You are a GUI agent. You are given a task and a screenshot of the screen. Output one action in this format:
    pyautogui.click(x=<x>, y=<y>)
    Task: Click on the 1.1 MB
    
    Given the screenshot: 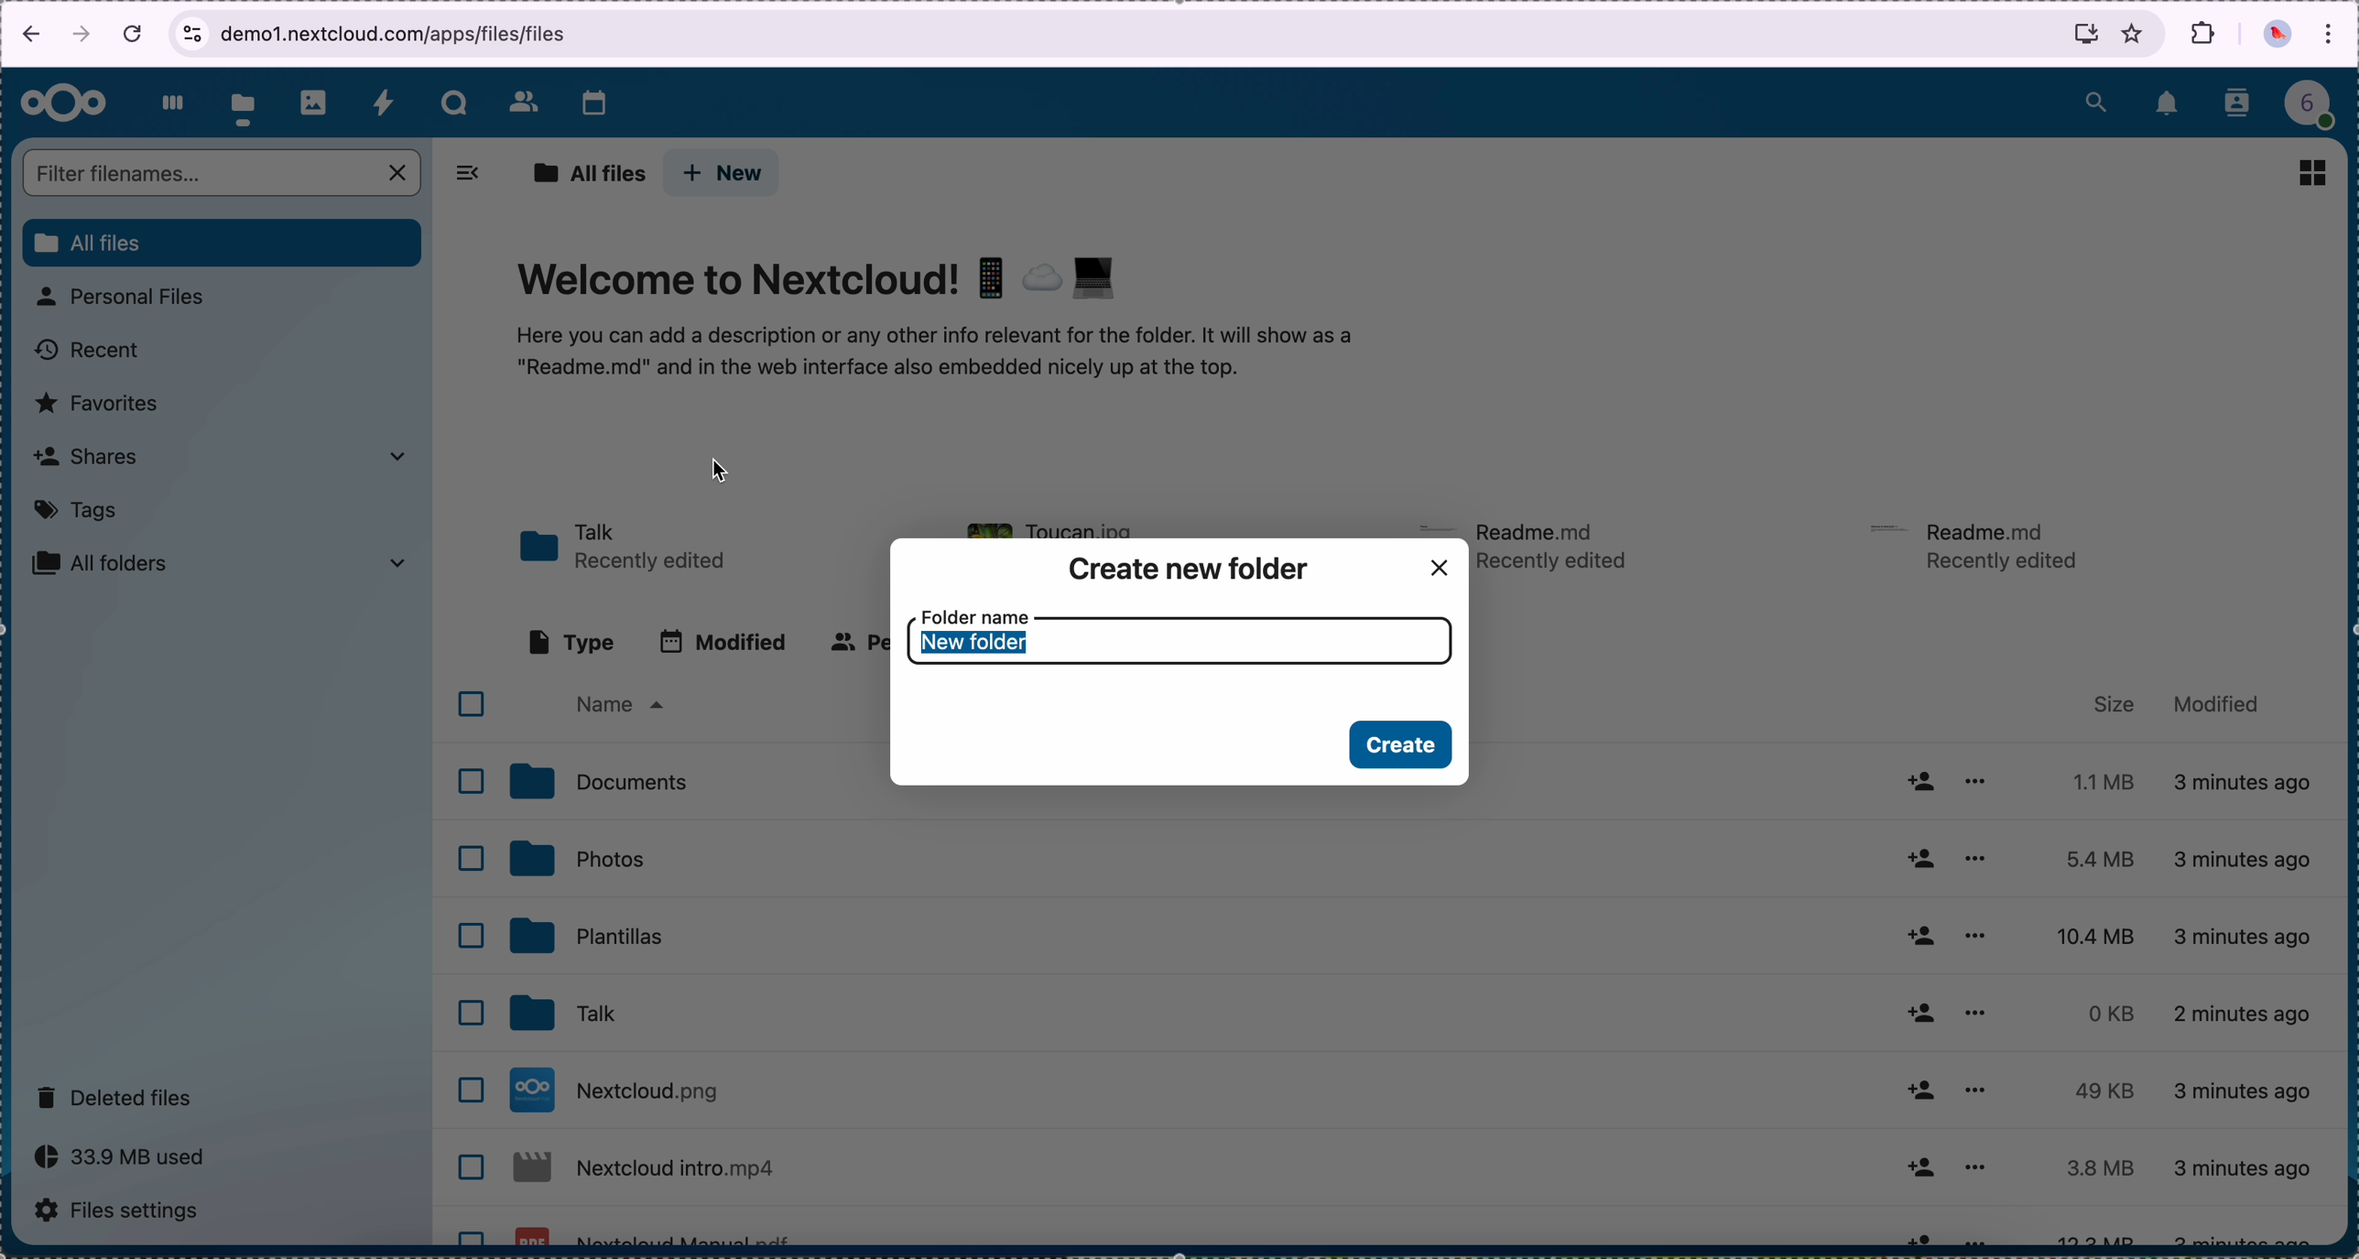 What is the action you would take?
    pyautogui.click(x=2098, y=778)
    